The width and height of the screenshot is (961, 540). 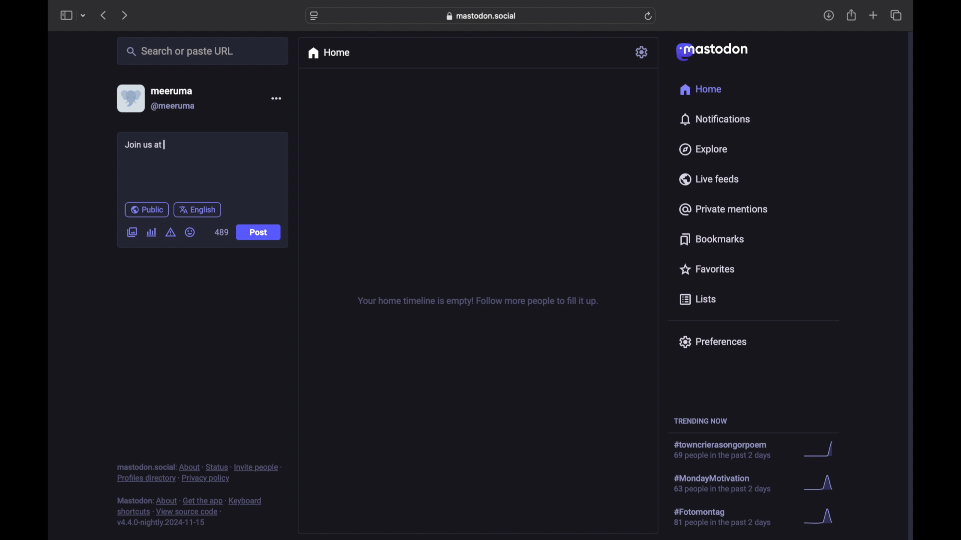 What do you see at coordinates (698, 300) in the screenshot?
I see `lists` at bounding box center [698, 300].